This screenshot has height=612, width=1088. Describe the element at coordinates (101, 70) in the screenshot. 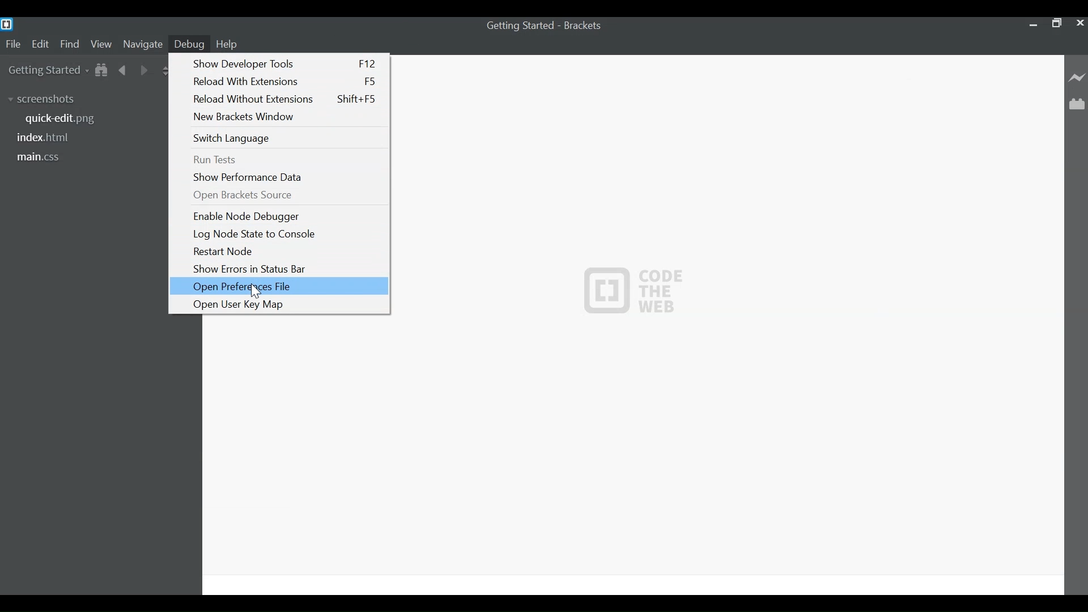

I see `Show in File tree` at that location.